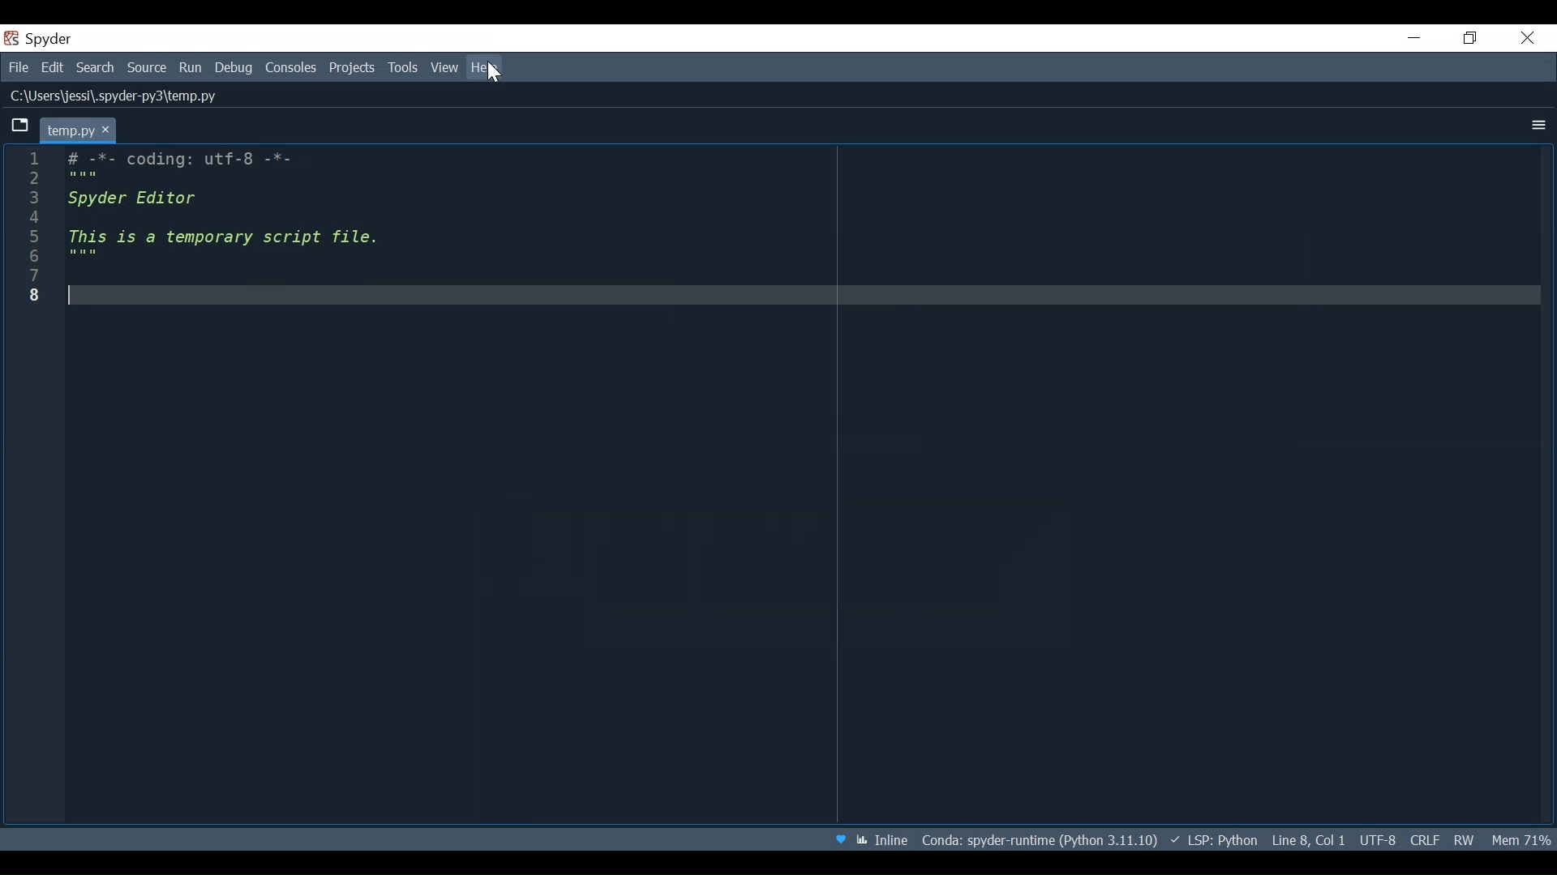 The image size is (1557, 875). Describe the element at coordinates (147, 68) in the screenshot. I see `Source` at that location.